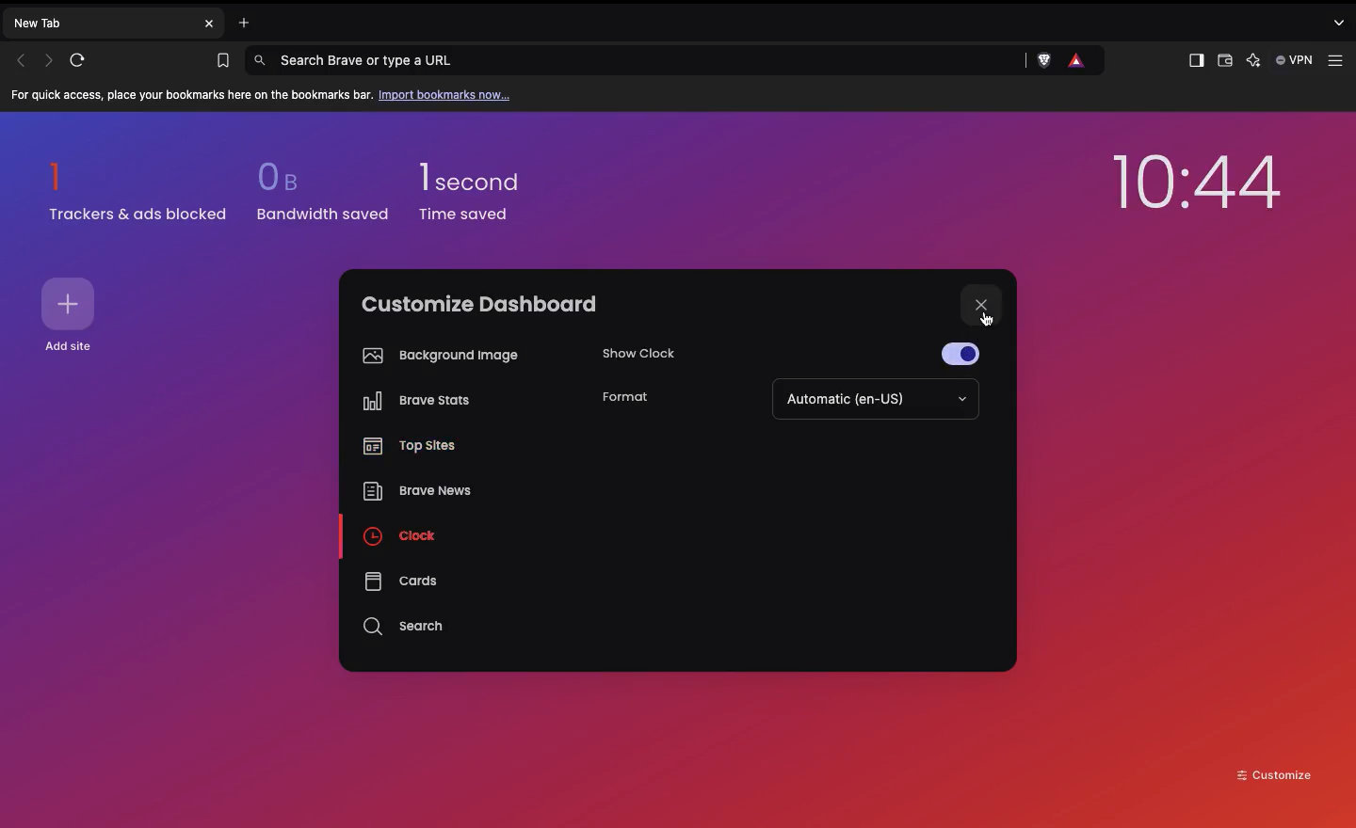 The width and height of the screenshot is (1356, 828). I want to click on Open new tab, so click(239, 21).